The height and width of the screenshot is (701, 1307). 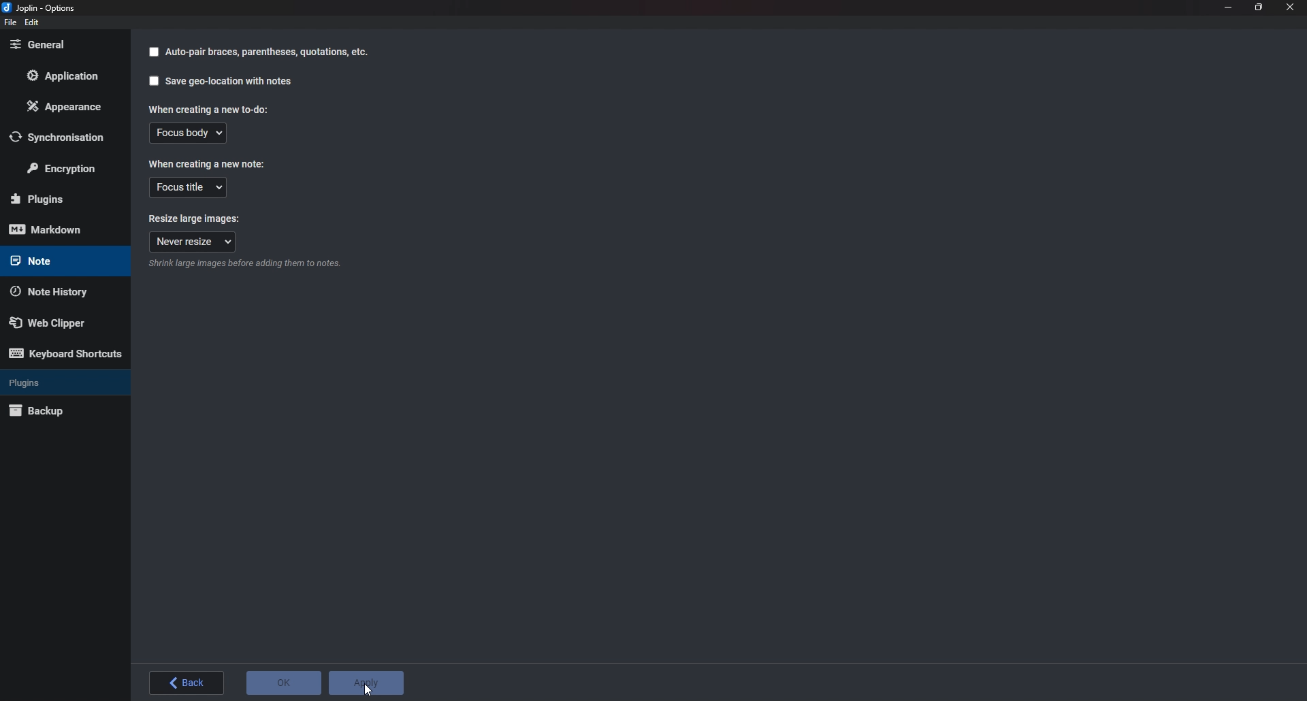 I want to click on When creating a new to do, so click(x=207, y=111).